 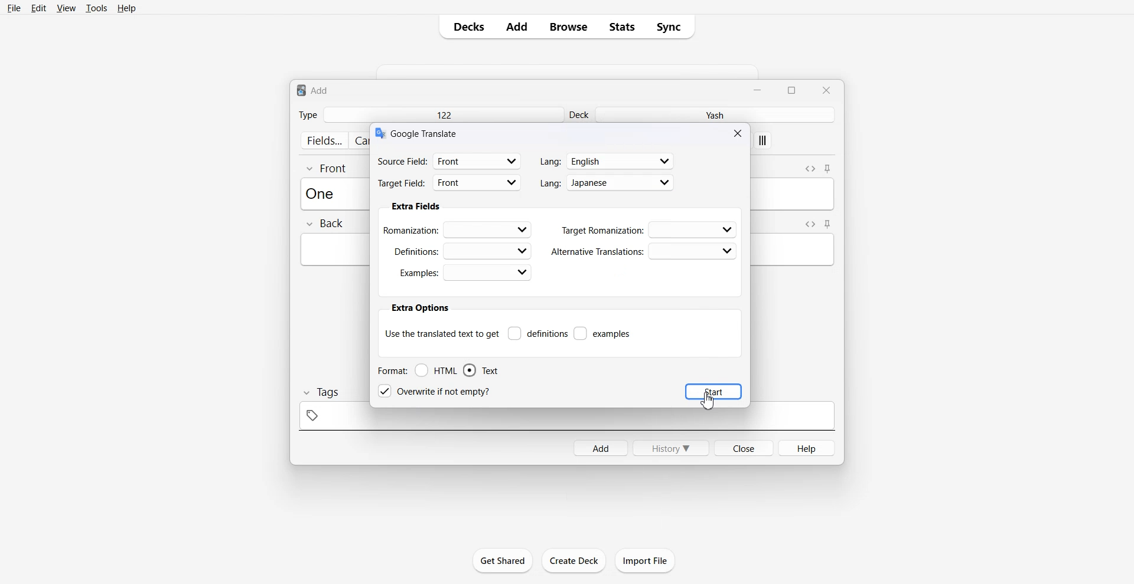 What do you see at coordinates (65, 8) in the screenshot?
I see `View` at bounding box center [65, 8].